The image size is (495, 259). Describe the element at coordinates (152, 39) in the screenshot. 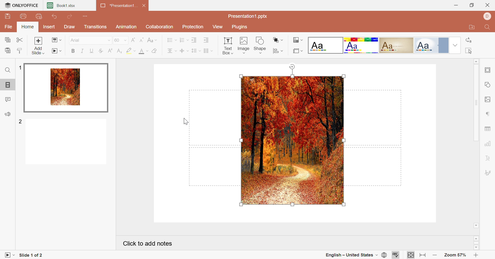

I see `Change case` at that location.